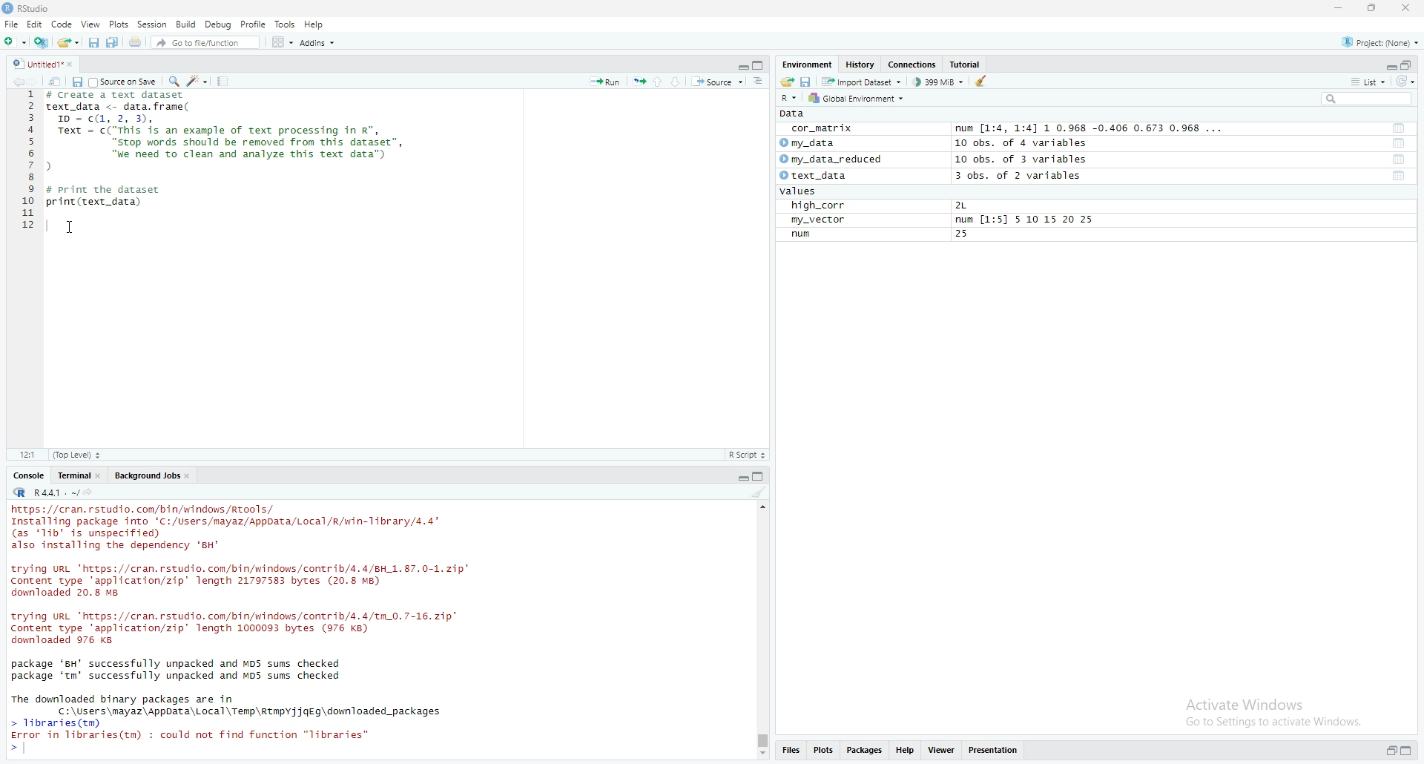 This screenshot has width=1424, height=764. Describe the element at coordinates (69, 43) in the screenshot. I see `open an existing file` at that location.